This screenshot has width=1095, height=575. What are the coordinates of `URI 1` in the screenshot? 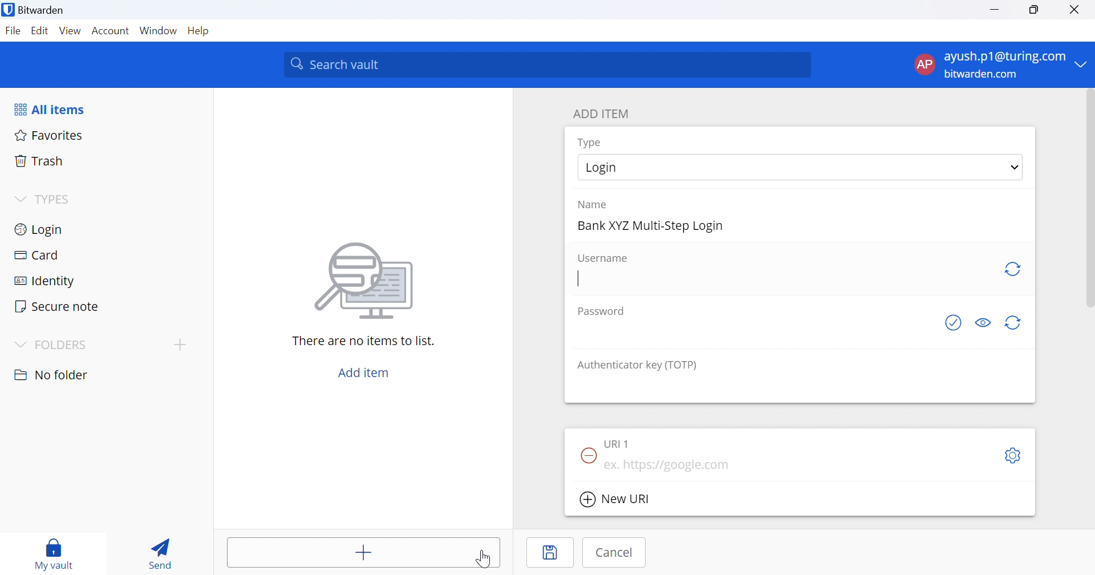 It's located at (619, 442).